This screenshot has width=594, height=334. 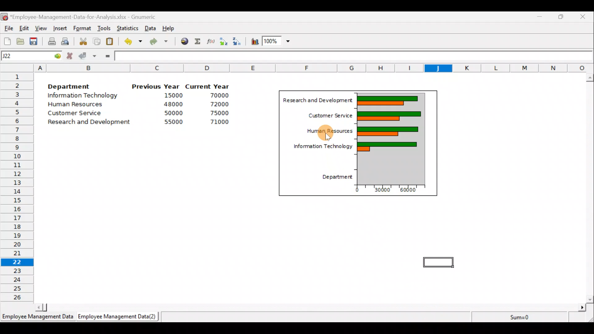 I want to click on Cell name J22, so click(x=24, y=56).